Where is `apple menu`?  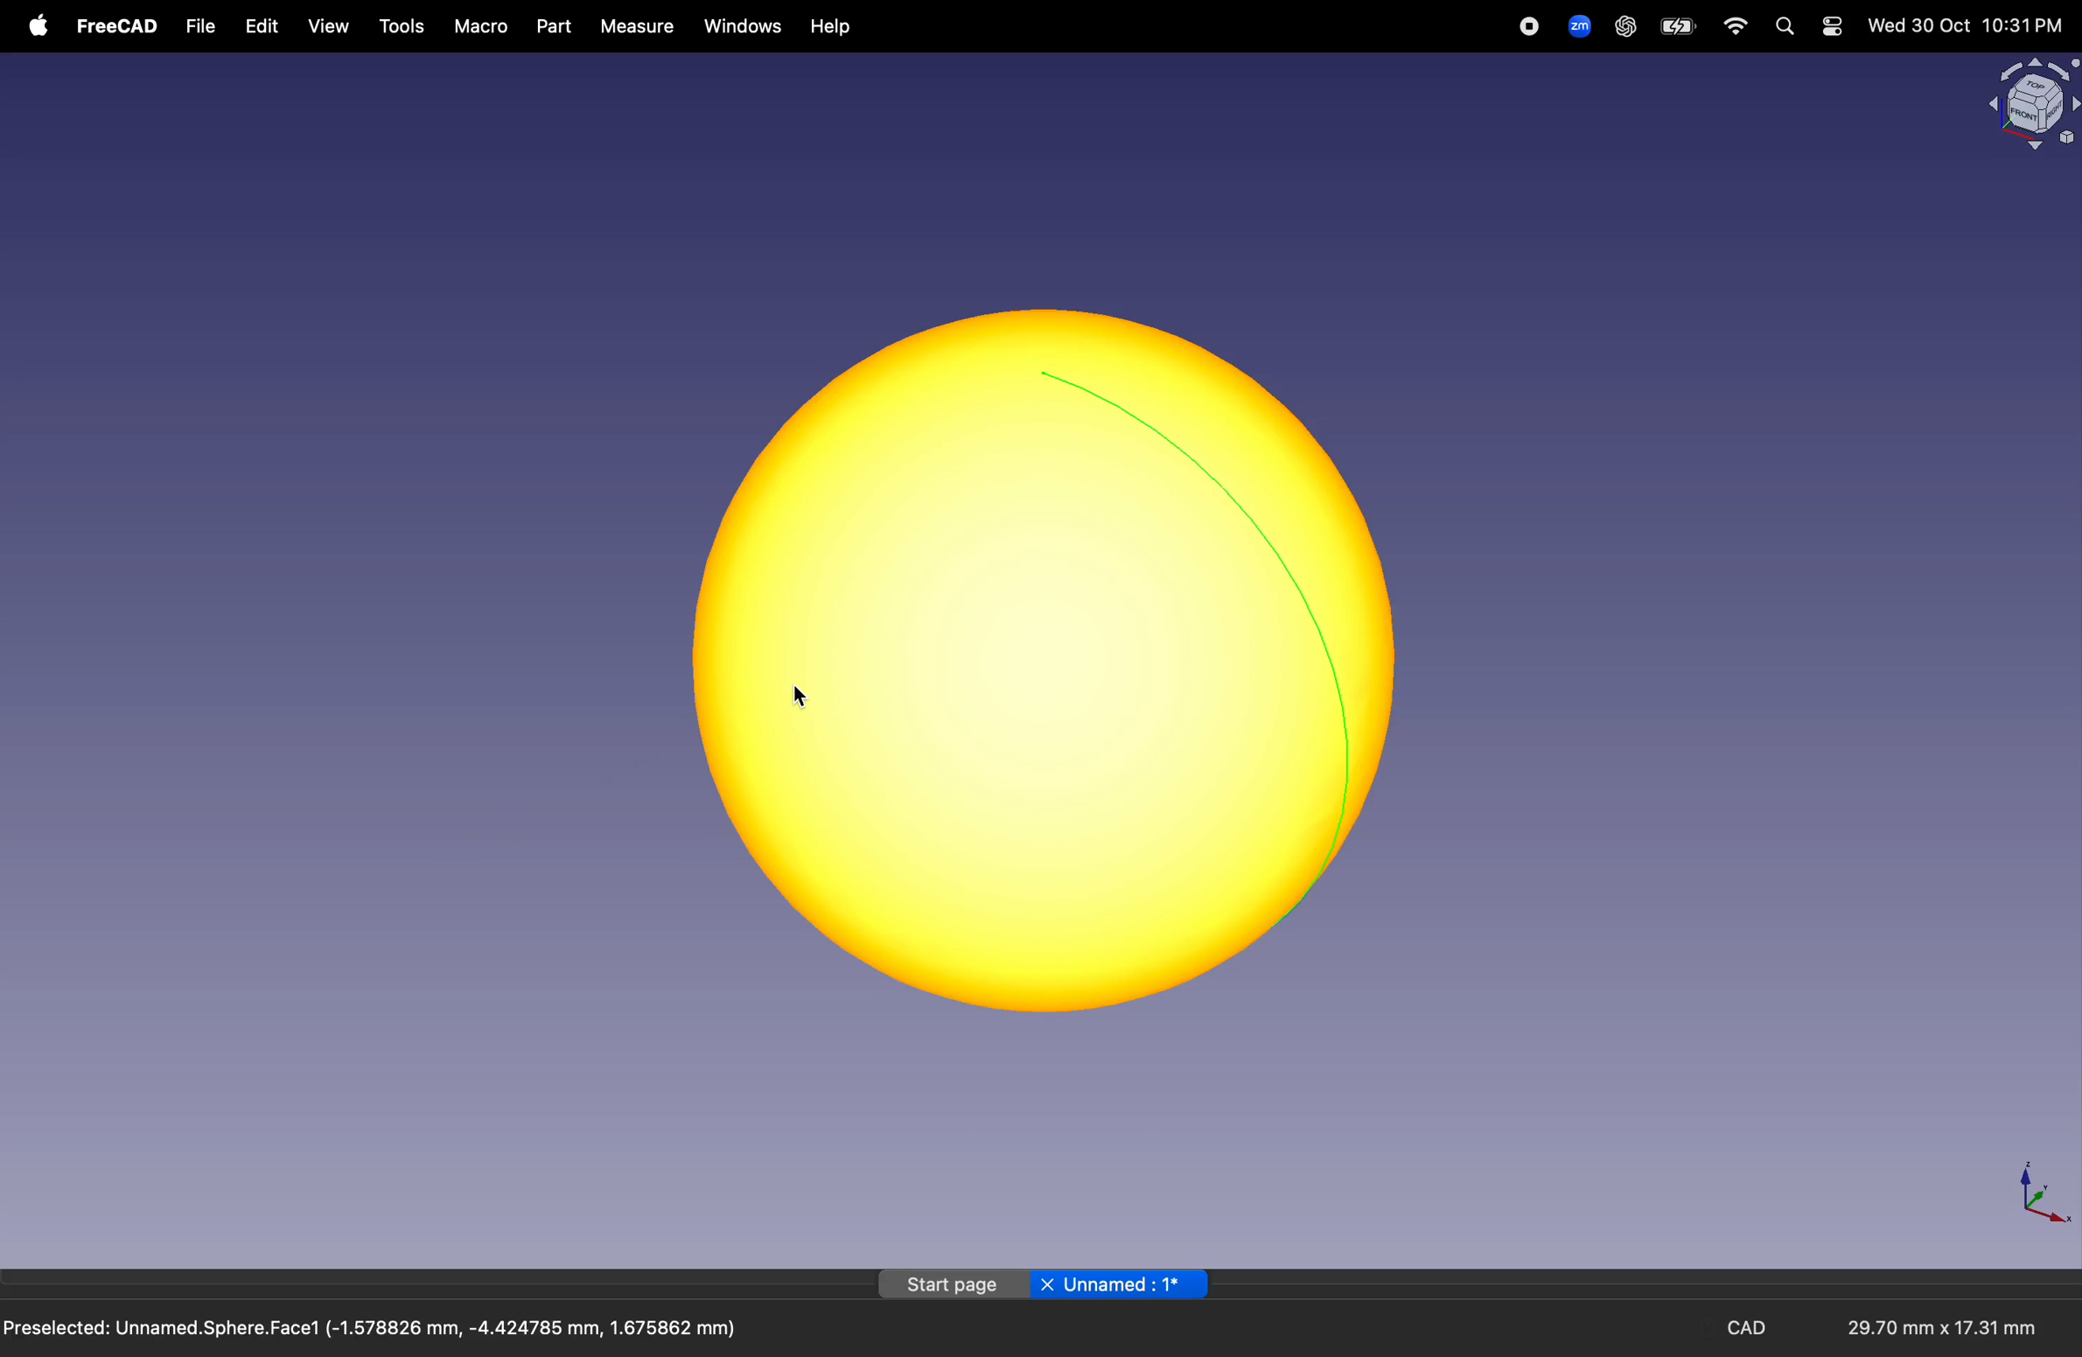 apple menu is located at coordinates (33, 25).